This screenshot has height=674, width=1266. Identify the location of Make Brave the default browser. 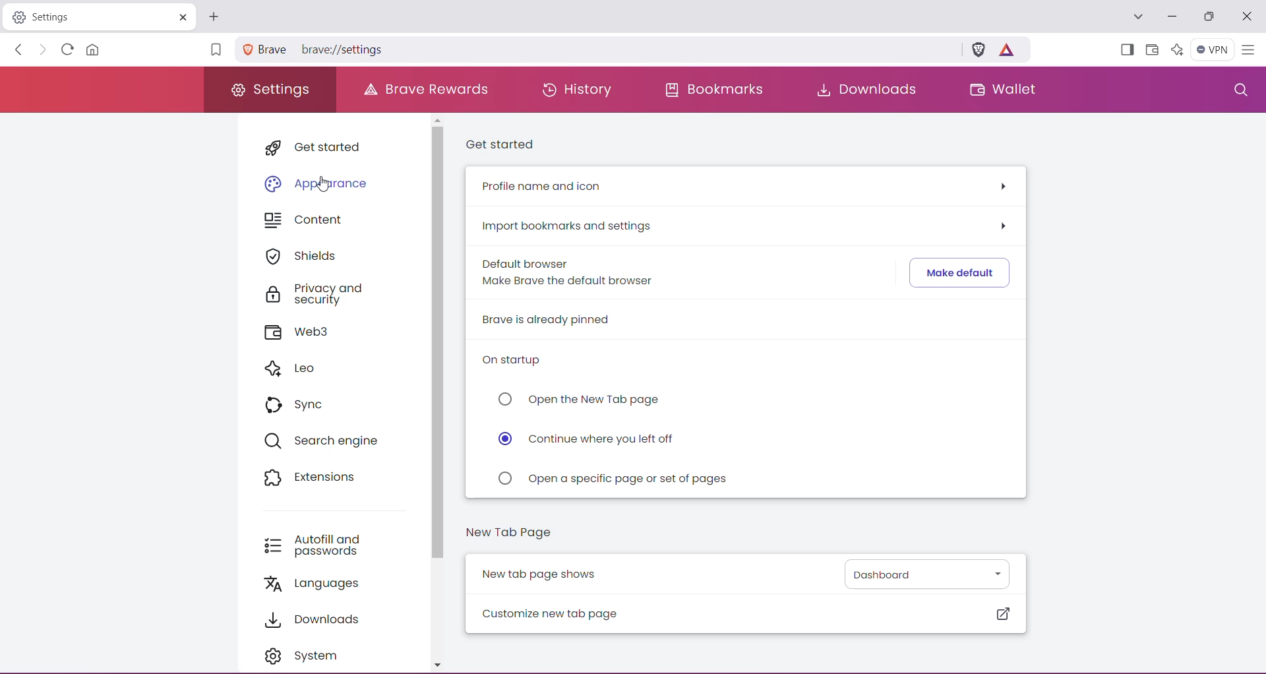
(571, 284).